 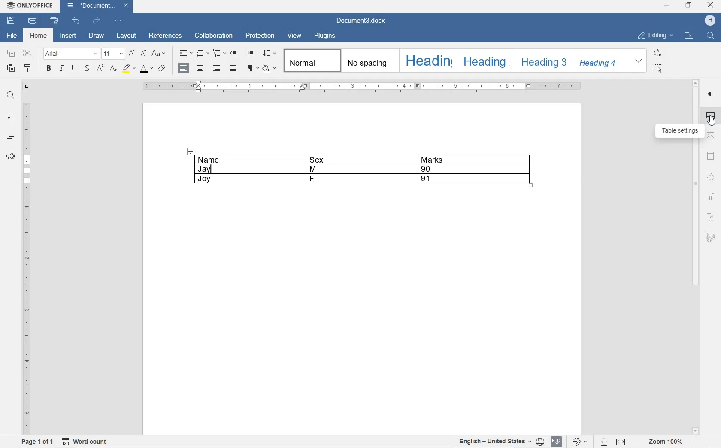 What do you see at coordinates (11, 69) in the screenshot?
I see `PASTE` at bounding box center [11, 69].